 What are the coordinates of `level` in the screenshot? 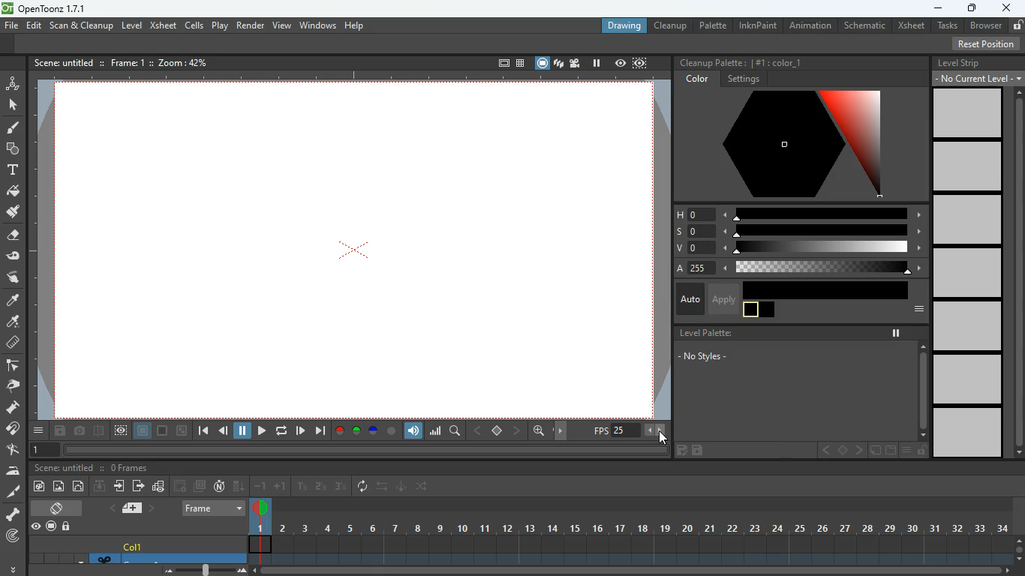 It's located at (969, 166).